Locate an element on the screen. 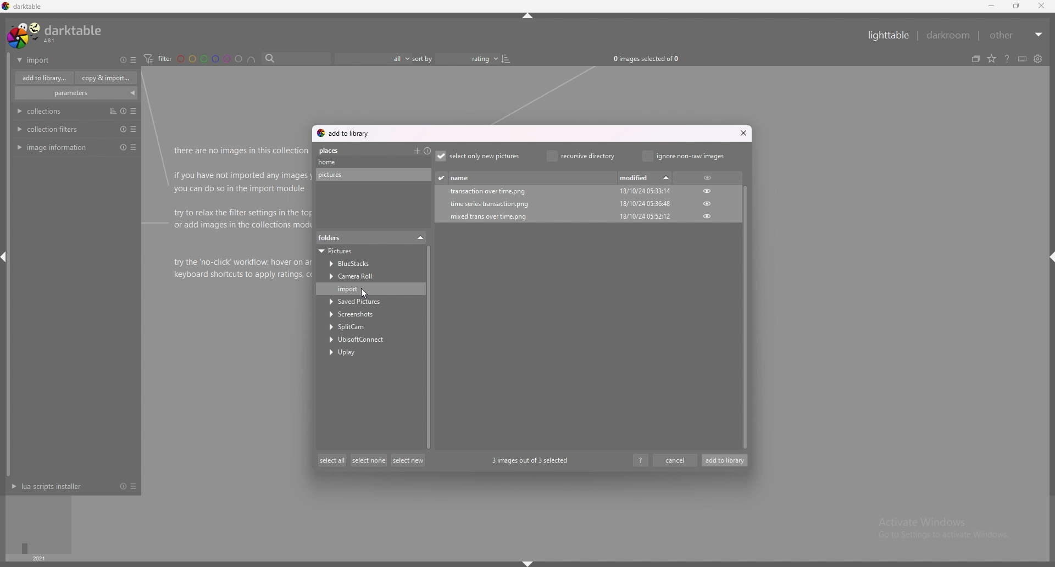 This screenshot has height=567, width=1055. color labels is located at coordinates (209, 59).